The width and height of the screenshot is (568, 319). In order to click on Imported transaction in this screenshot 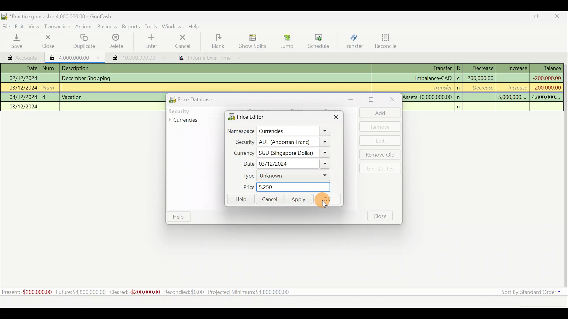, I will do `click(130, 56)`.